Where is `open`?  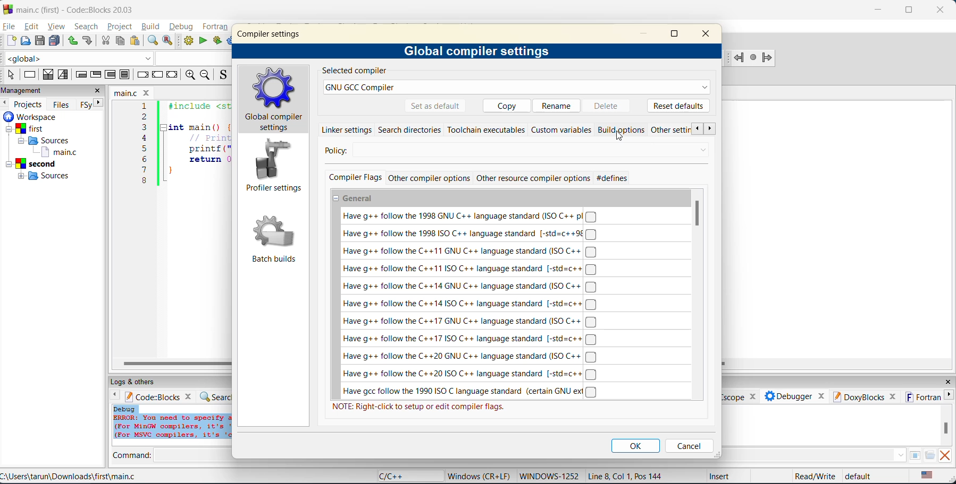 open is located at coordinates (27, 41).